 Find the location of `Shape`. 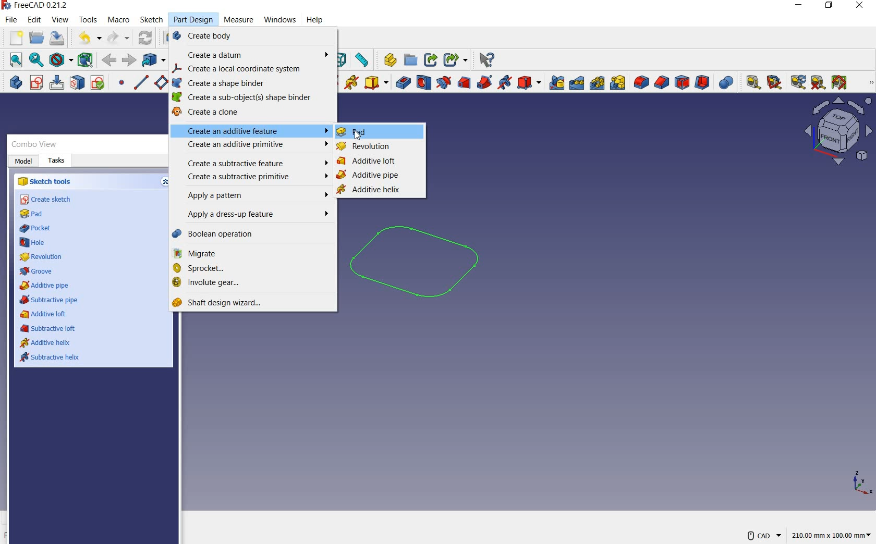

Shape is located at coordinates (344, 59).